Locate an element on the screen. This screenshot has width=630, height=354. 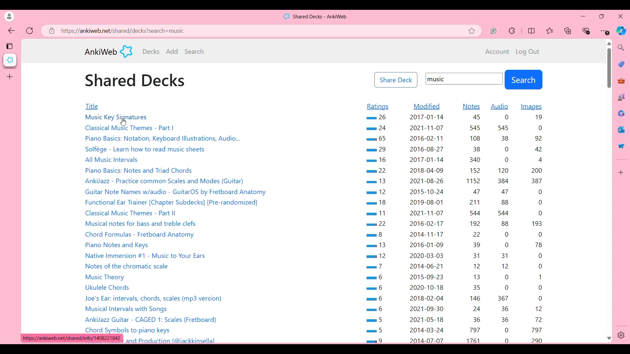
5 2021-05-18 36 36 Te is located at coordinates (457, 320).